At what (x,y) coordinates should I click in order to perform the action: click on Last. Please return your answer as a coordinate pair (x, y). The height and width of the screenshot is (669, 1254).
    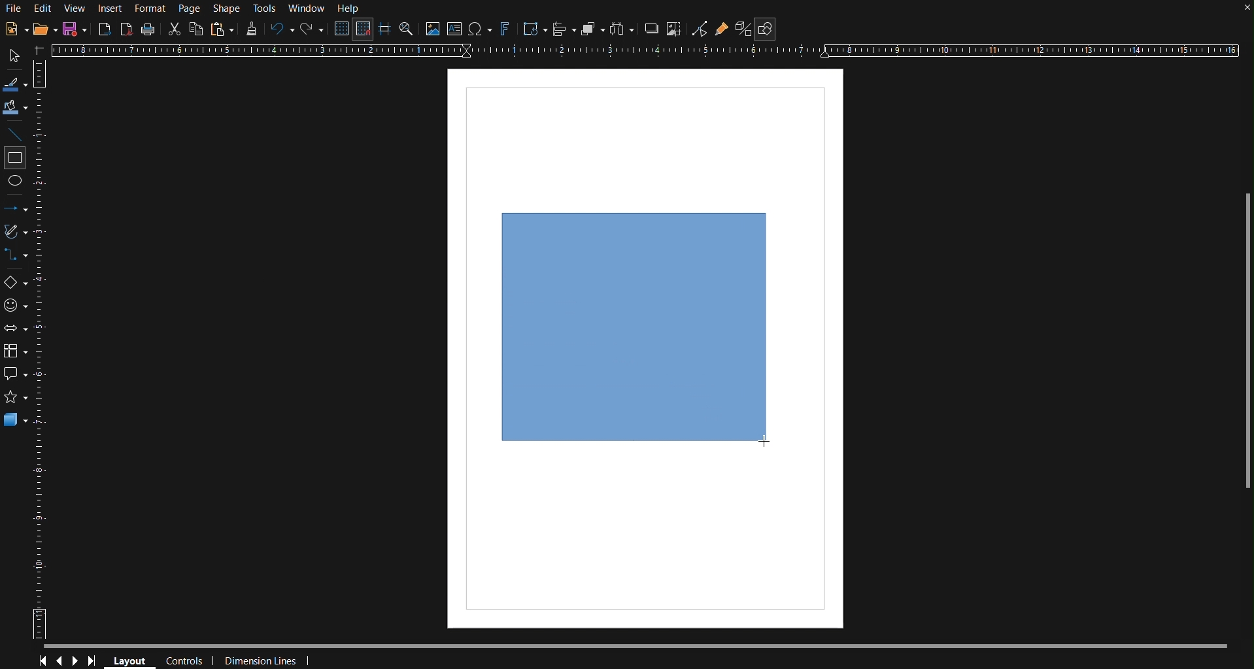
    Looking at the image, I should click on (95, 661).